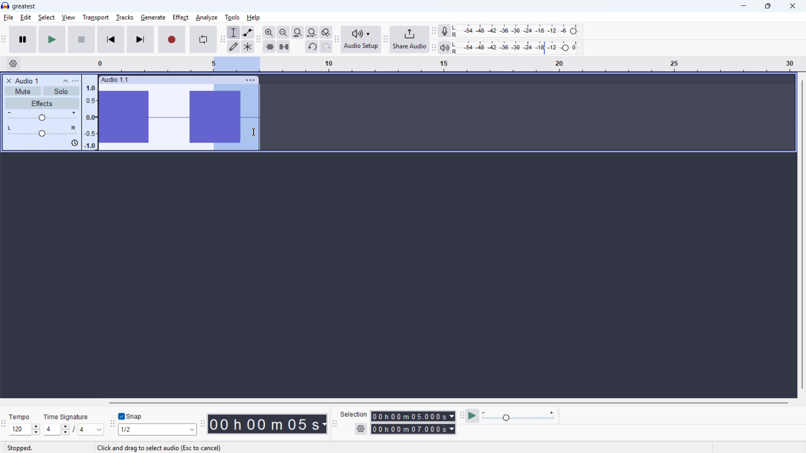 Image resolution: width=806 pixels, height=453 pixels. Describe the element at coordinates (27, 81) in the screenshot. I see `Audio 1` at that location.